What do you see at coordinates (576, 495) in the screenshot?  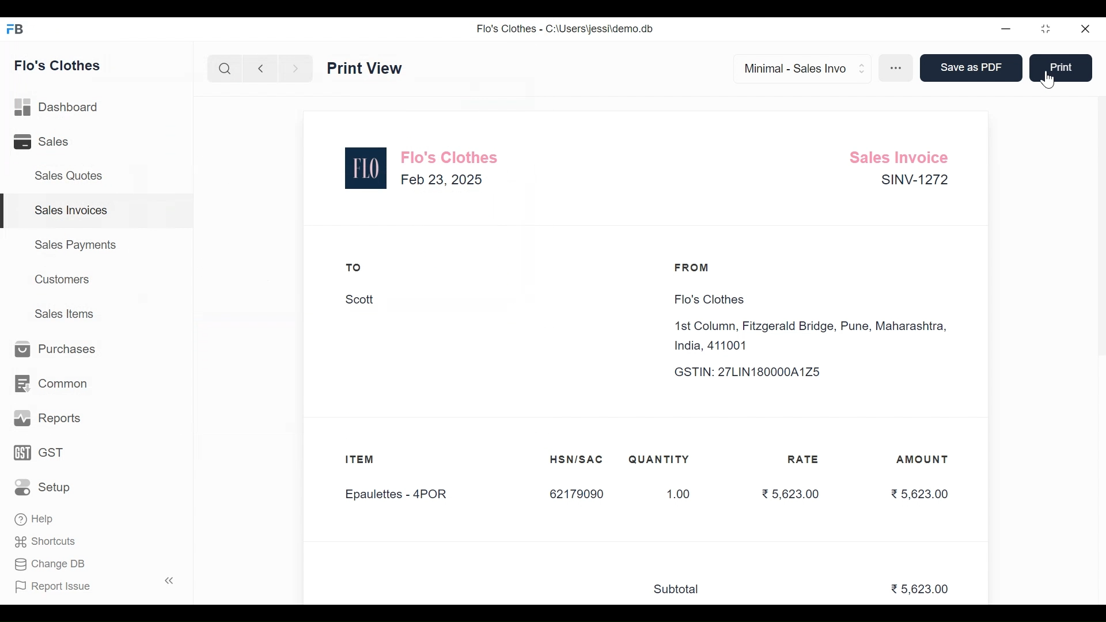 I see `62179090` at bounding box center [576, 495].